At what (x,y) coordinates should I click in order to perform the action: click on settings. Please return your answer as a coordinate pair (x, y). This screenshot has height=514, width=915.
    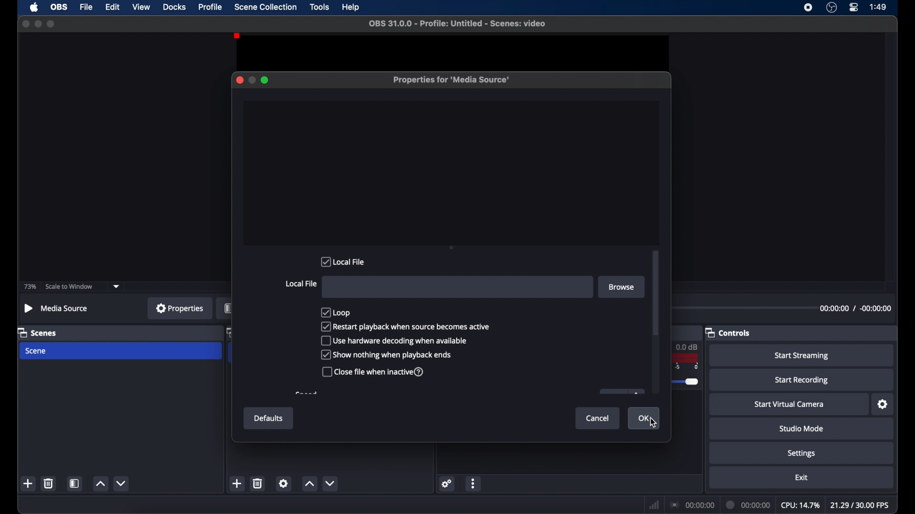
    Looking at the image, I should click on (447, 484).